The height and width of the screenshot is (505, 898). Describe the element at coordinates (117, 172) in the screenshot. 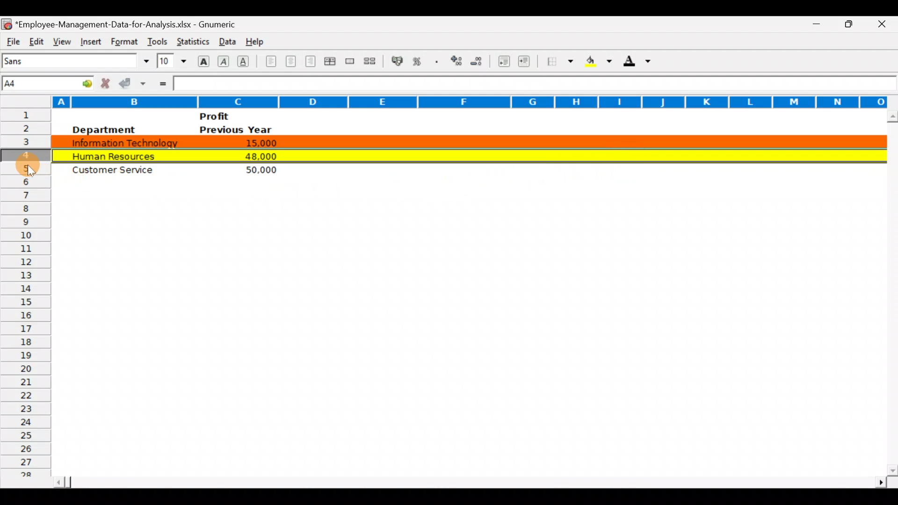

I see `Customer service` at that location.